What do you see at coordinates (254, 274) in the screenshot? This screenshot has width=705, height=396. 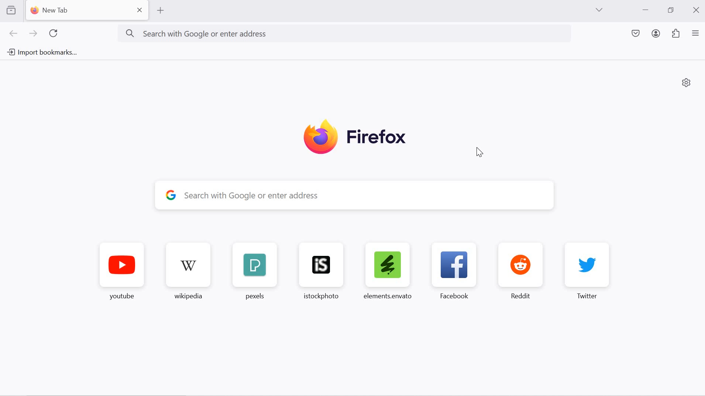 I see `pexels` at bounding box center [254, 274].